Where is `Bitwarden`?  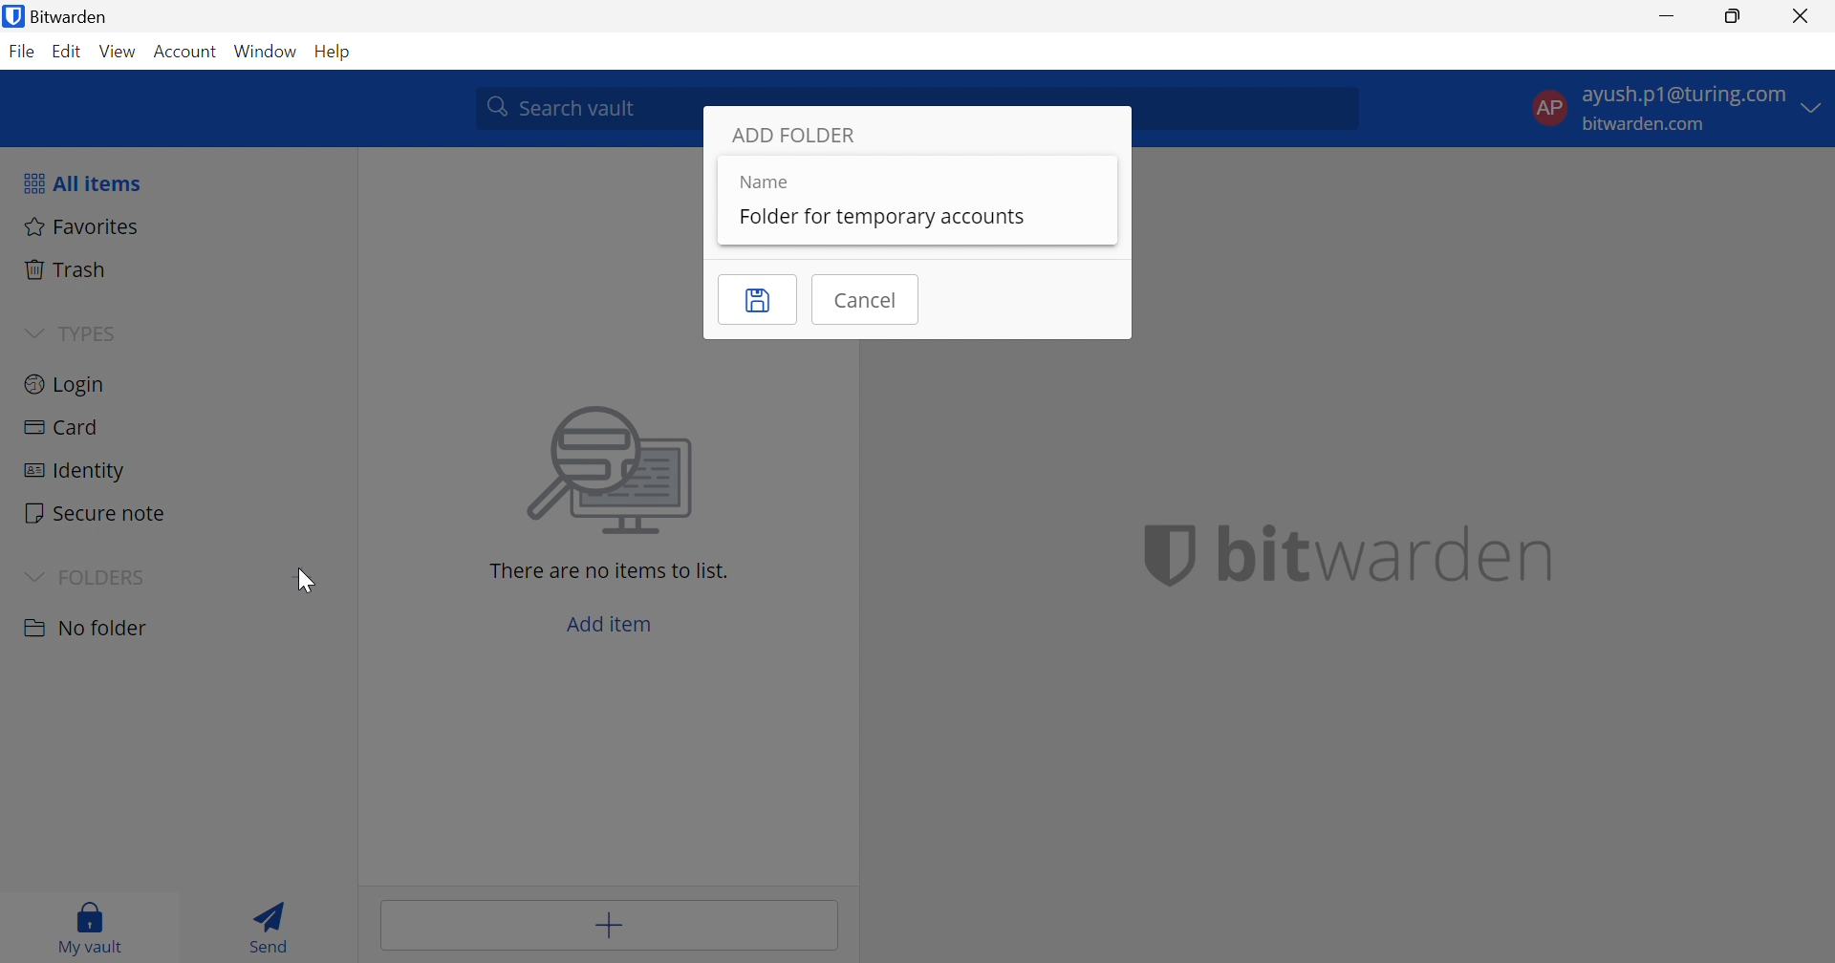 Bitwarden is located at coordinates (60, 17).